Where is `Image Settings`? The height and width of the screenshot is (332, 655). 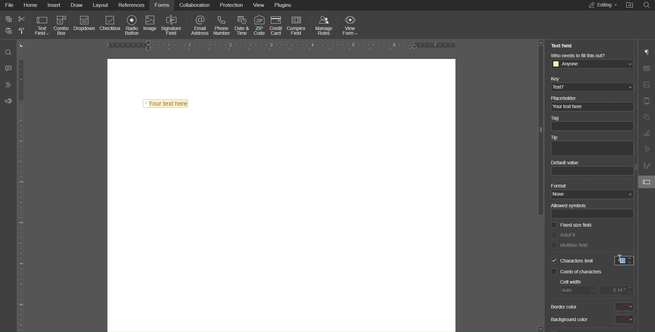
Image Settings is located at coordinates (646, 85).